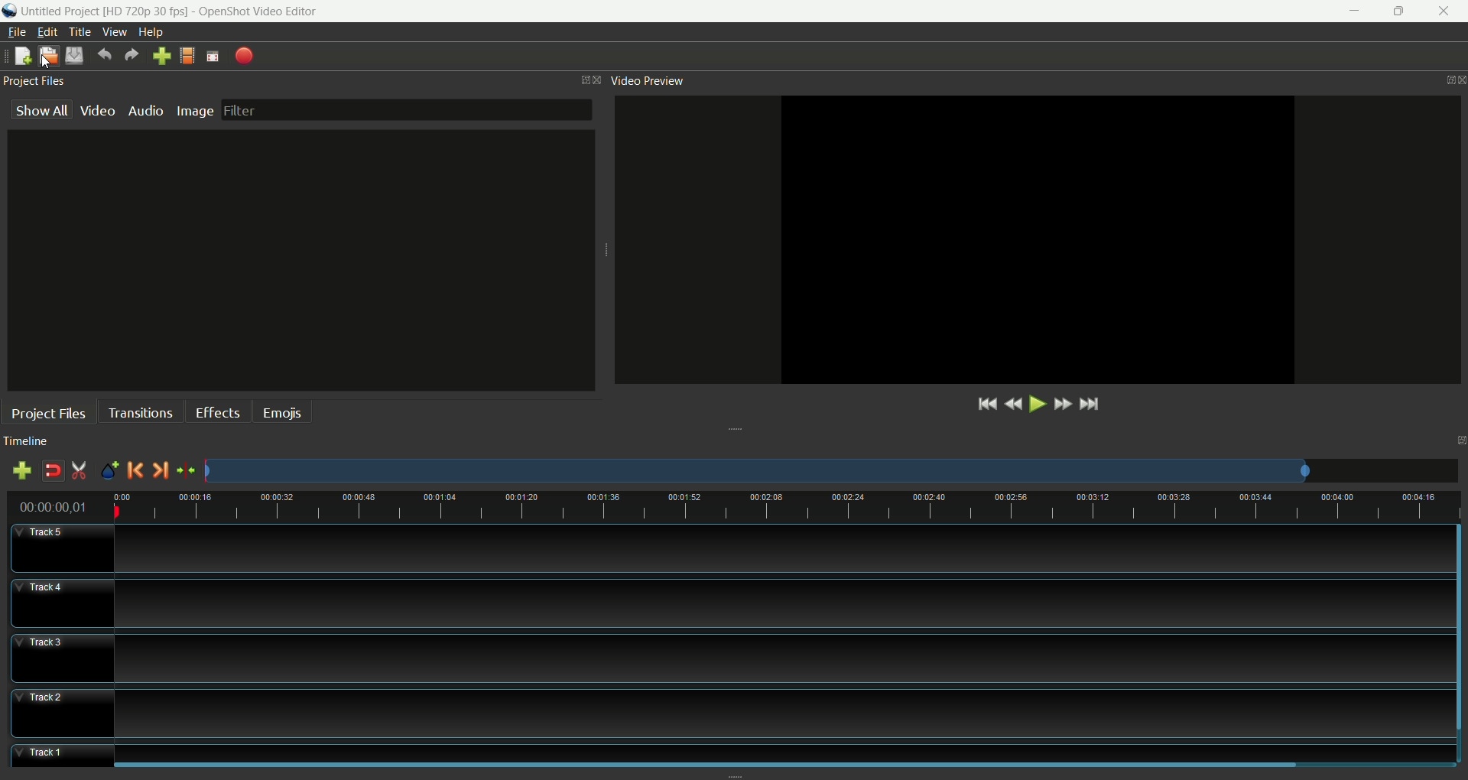 The image size is (1468, 780). What do you see at coordinates (48, 32) in the screenshot?
I see `edit` at bounding box center [48, 32].